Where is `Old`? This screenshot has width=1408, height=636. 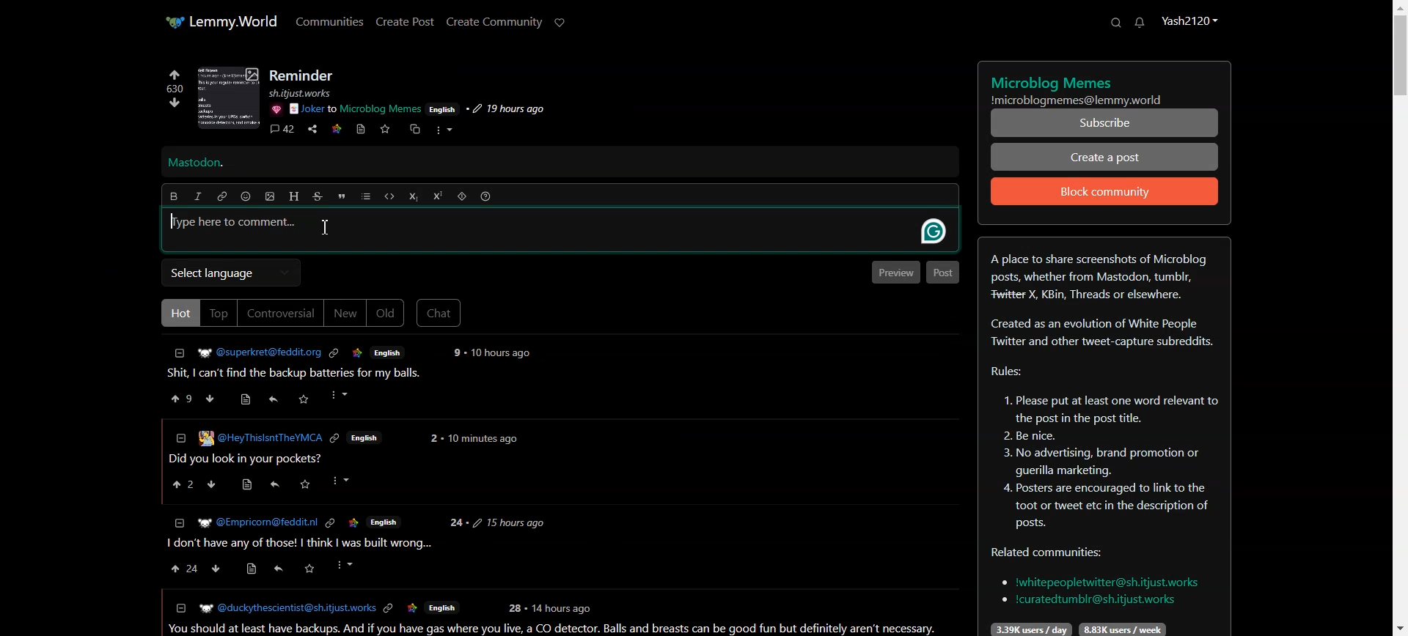
Old is located at coordinates (386, 314).